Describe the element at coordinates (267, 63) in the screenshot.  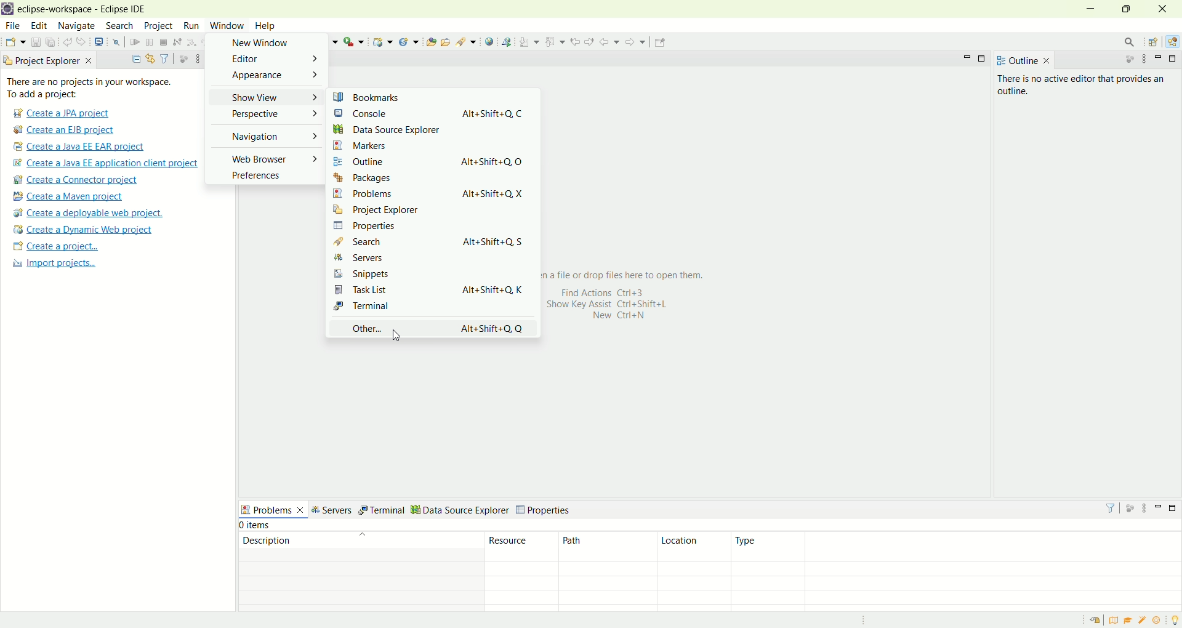
I see `editor` at that location.